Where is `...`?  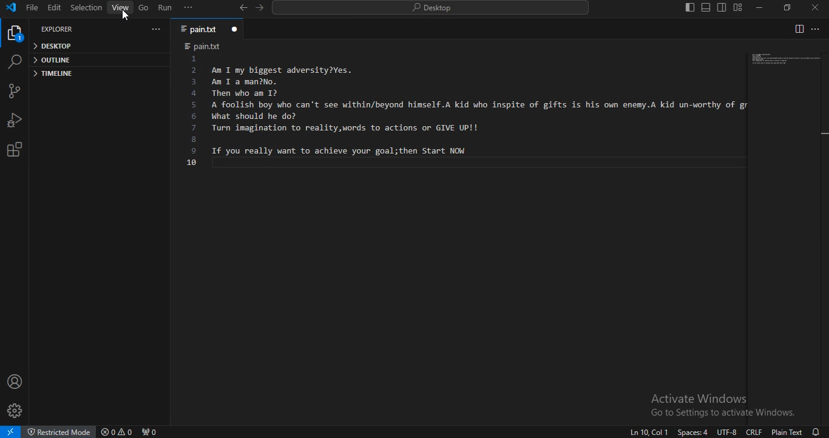 ... is located at coordinates (157, 29).